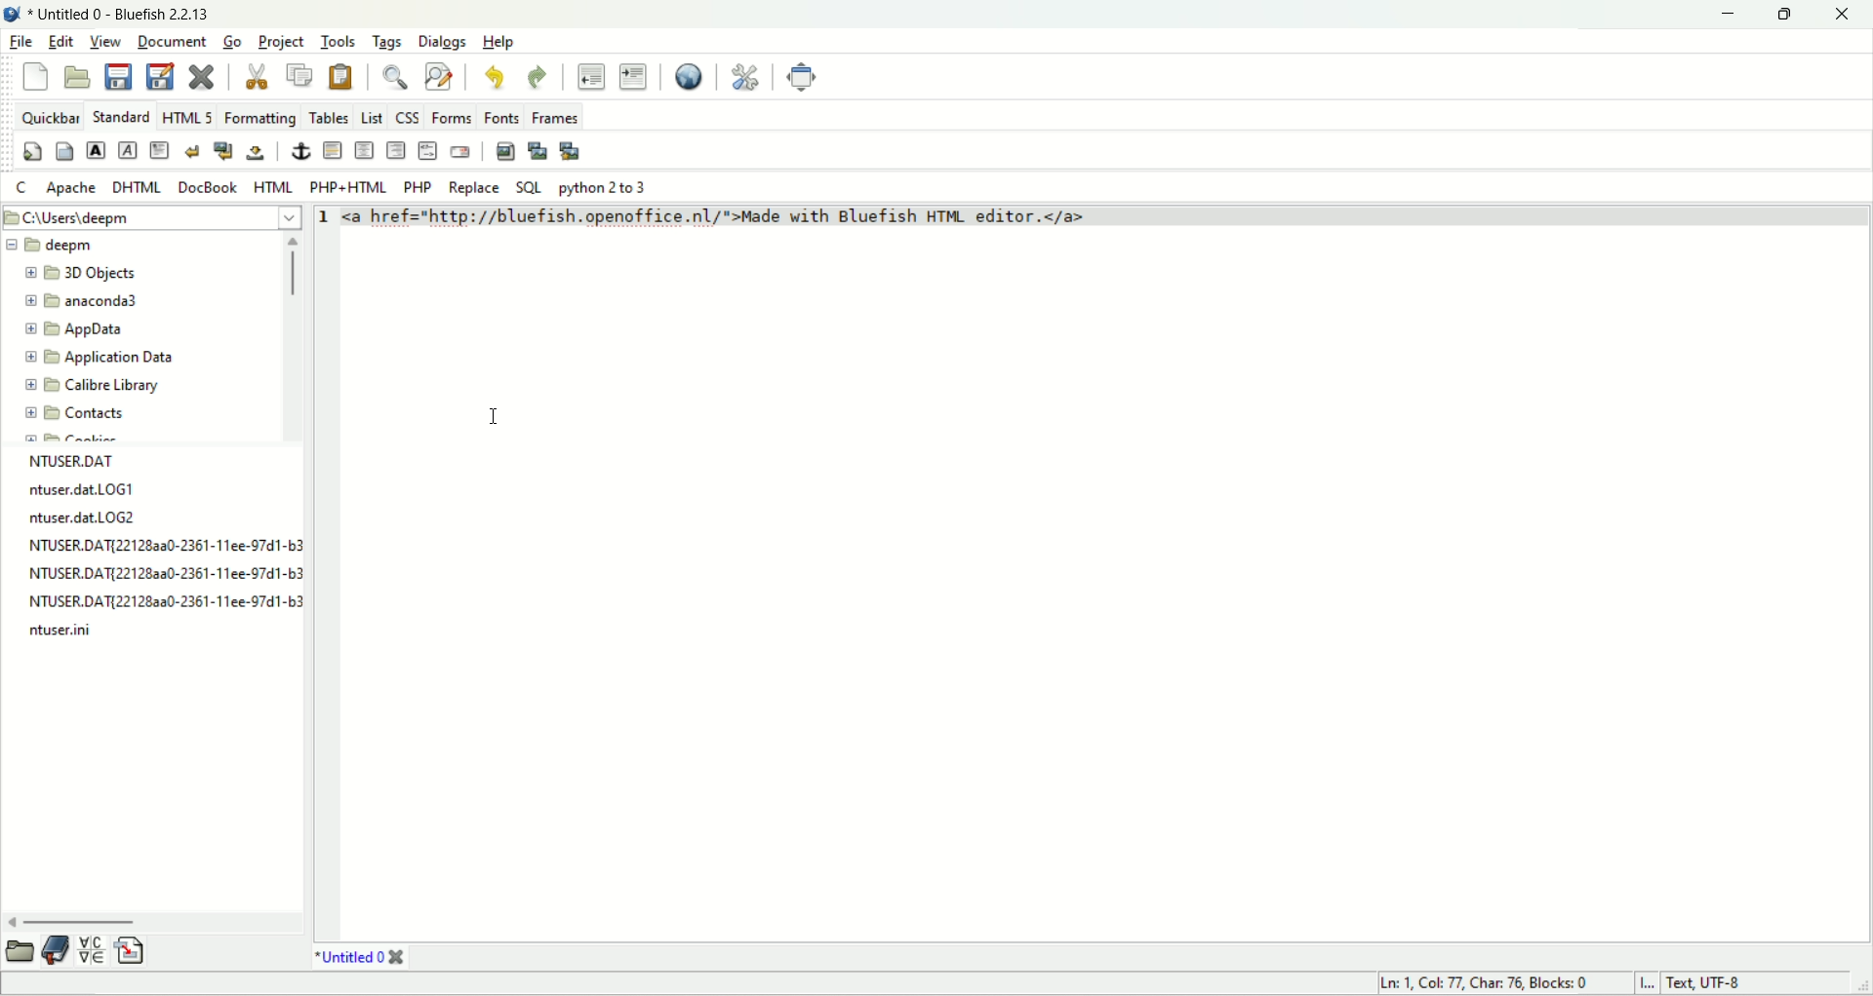 Image resolution: width=1873 pixels, height=996 pixels. What do you see at coordinates (427, 152) in the screenshot?
I see `HTML comment` at bounding box center [427, 152].